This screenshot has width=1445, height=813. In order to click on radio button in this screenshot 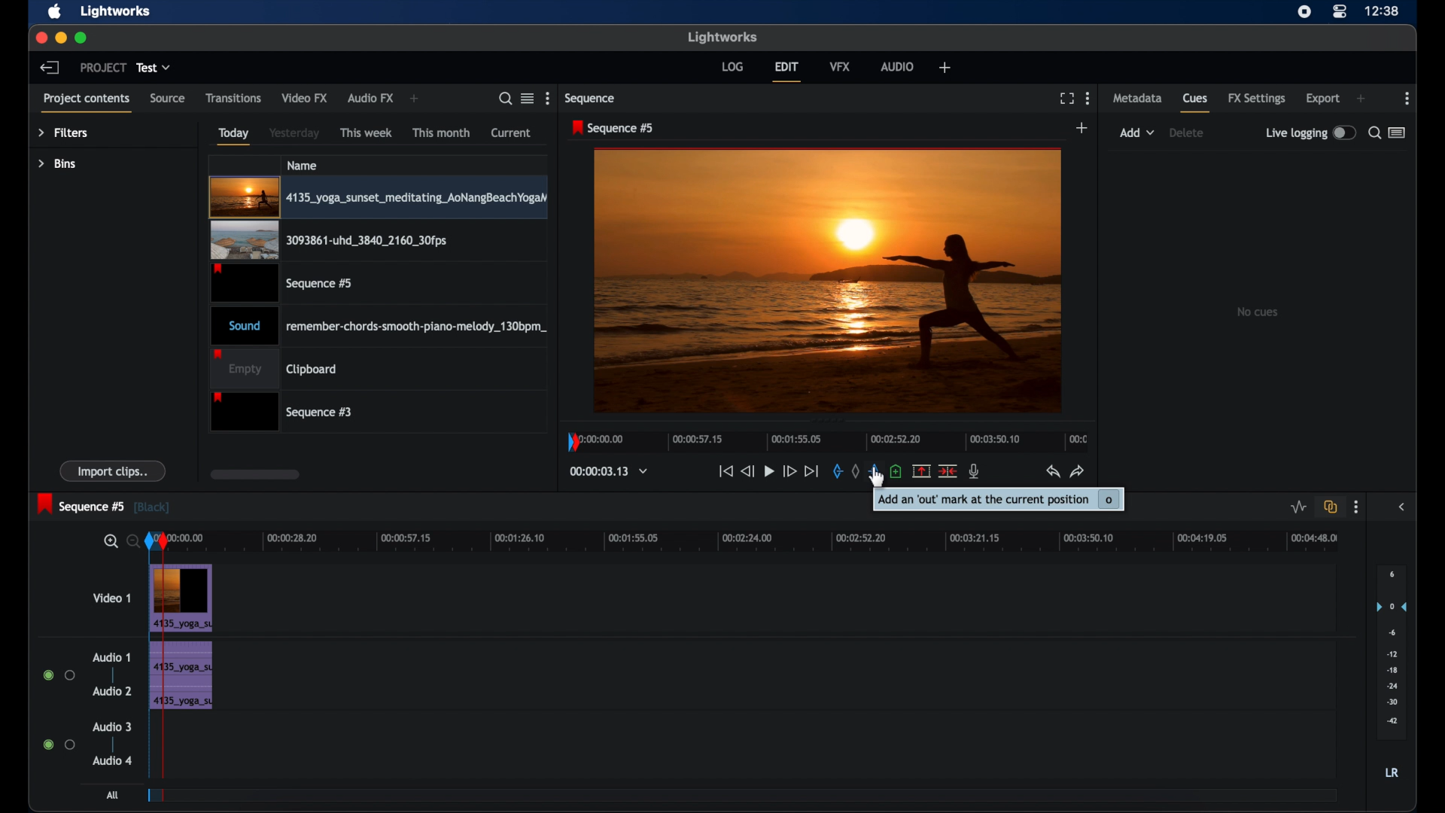, I will do `click(58, 674)`.